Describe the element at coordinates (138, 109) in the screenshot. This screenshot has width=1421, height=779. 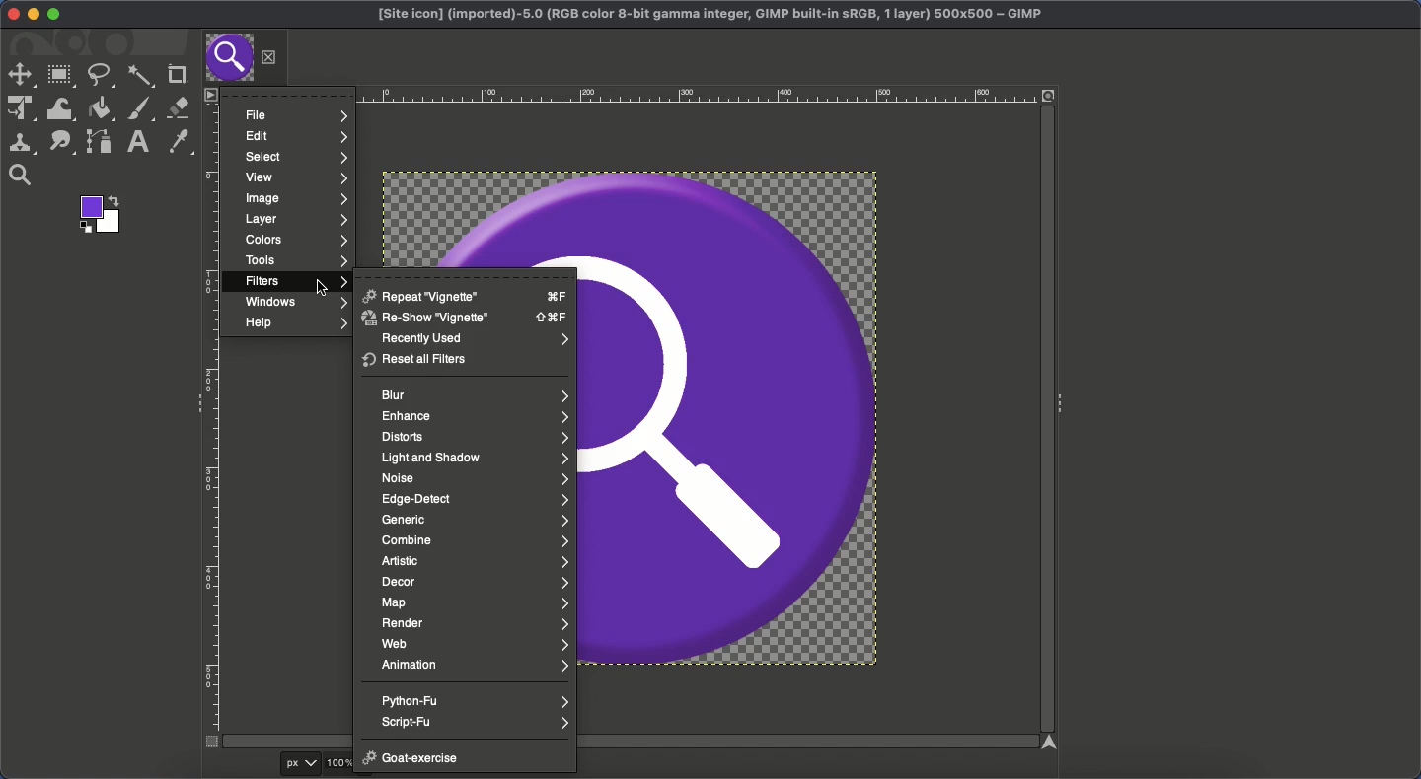
I see `Paint` at that location.